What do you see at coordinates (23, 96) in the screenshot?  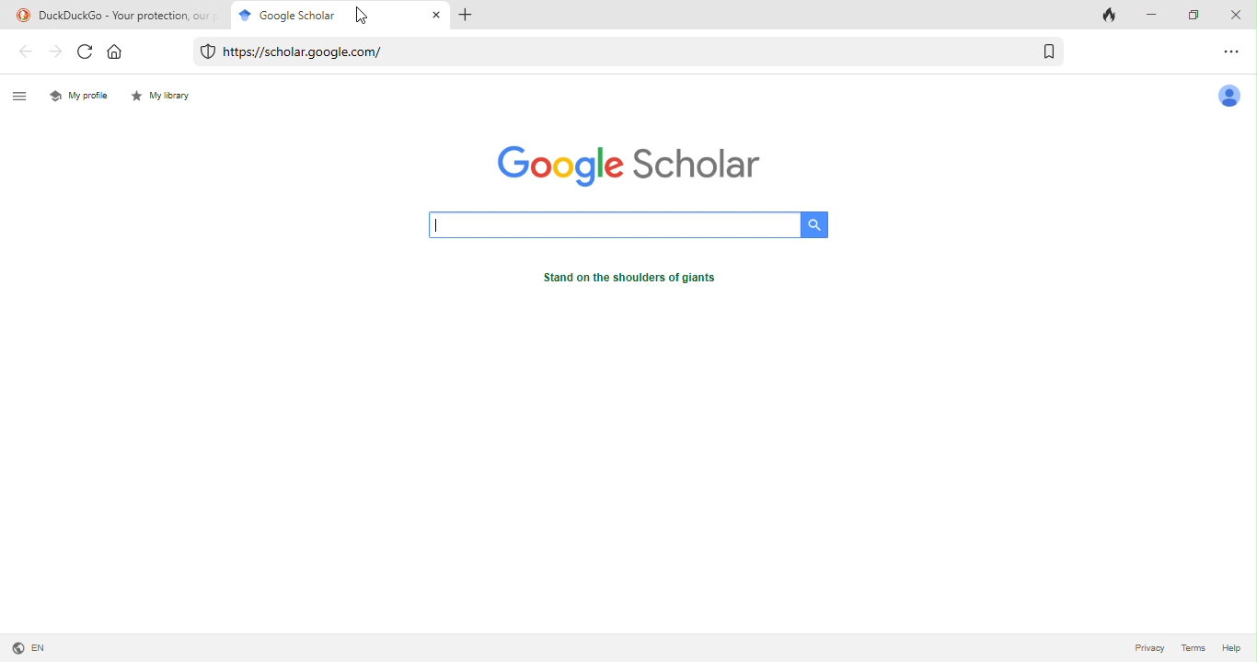 I see `menu` at bounding box center [23, 96].